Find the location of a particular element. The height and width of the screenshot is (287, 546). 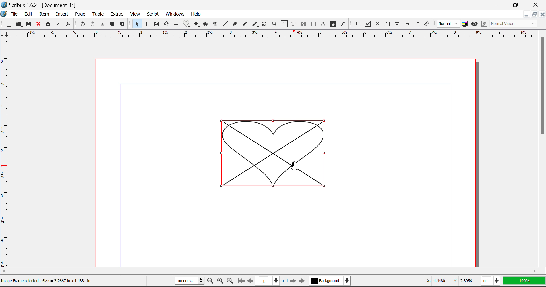

Pdf Radio Button is located at coordinates (378, 25).